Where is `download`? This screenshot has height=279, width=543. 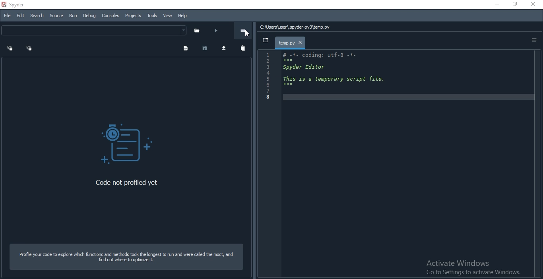
download is located at coordinates (225, 49).